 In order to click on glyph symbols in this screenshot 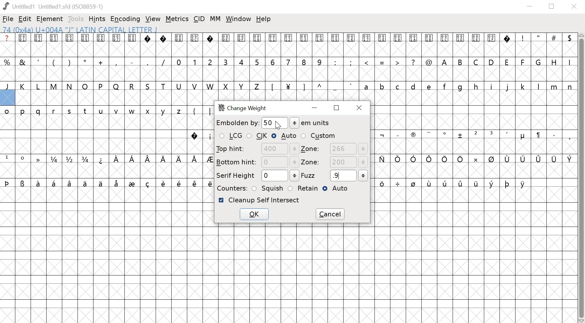, I will do `click(256, 38)`.